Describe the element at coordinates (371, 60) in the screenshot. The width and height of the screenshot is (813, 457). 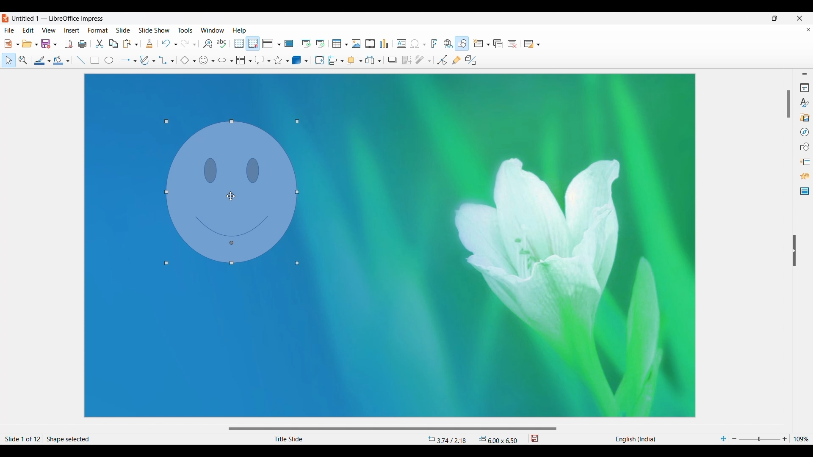
I see `Selected objects to distribute option` at that location.